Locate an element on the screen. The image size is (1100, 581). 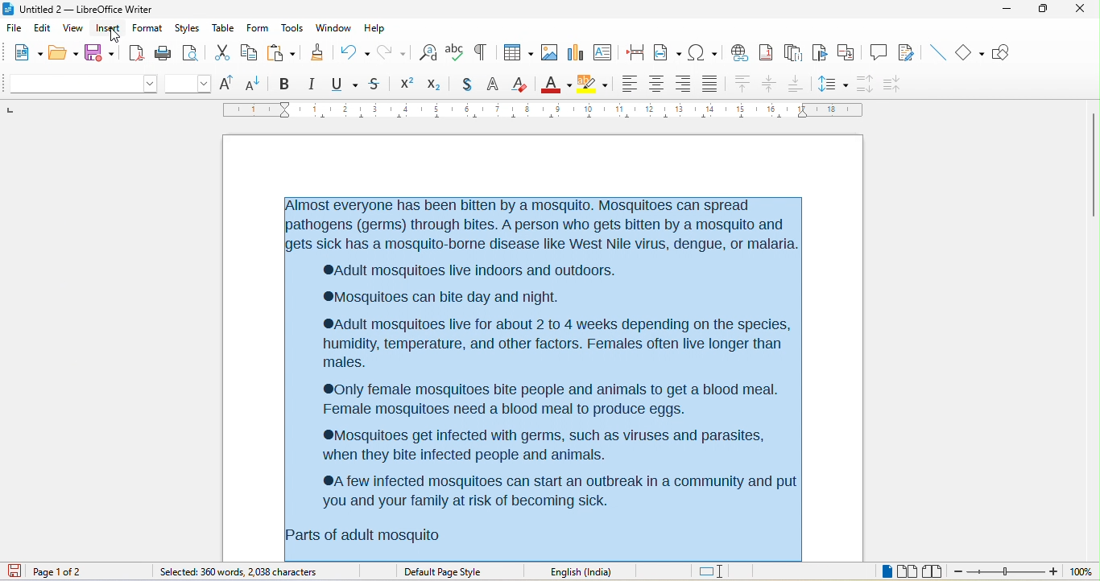
open is located at coordinates (63, 52).